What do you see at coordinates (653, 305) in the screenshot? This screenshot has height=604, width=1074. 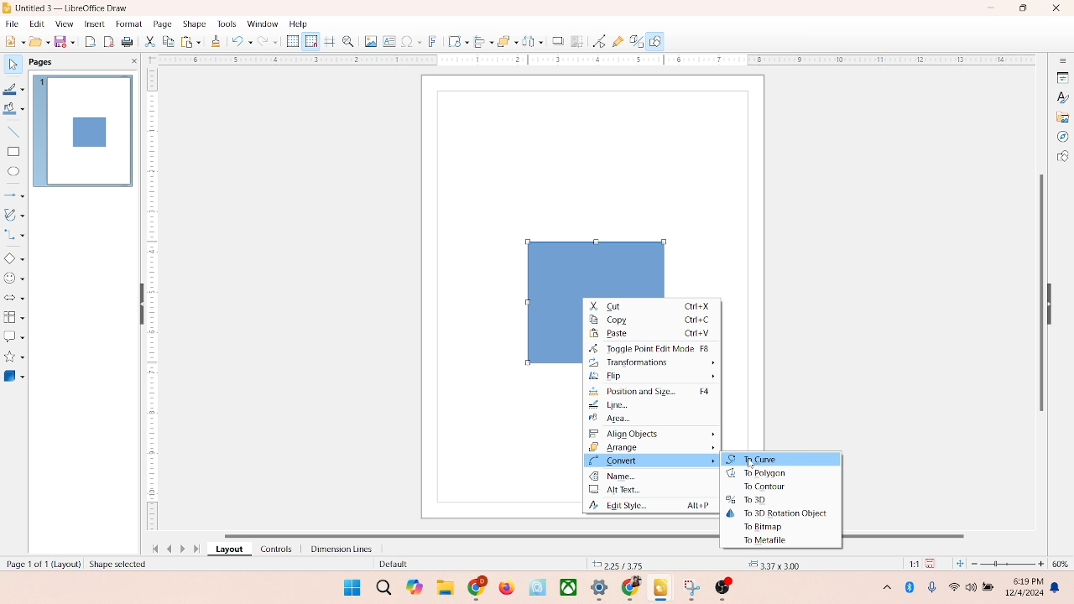 I see `cut` at bounding box center [653, 305].